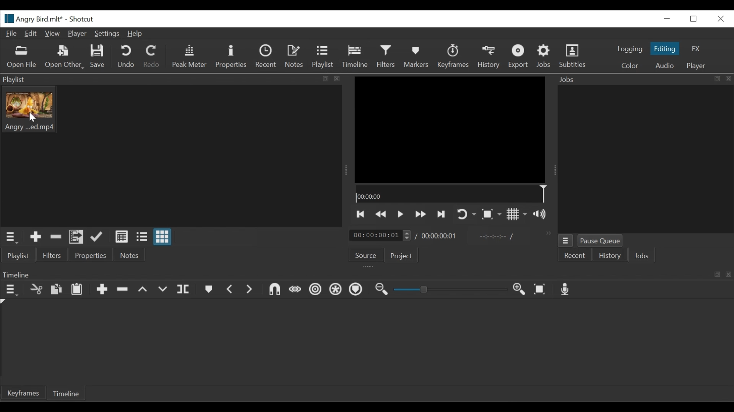 The image size is (734, 412). Describe the element at coordinates (32, 19) in the screenshot. I see `File name` at that location.